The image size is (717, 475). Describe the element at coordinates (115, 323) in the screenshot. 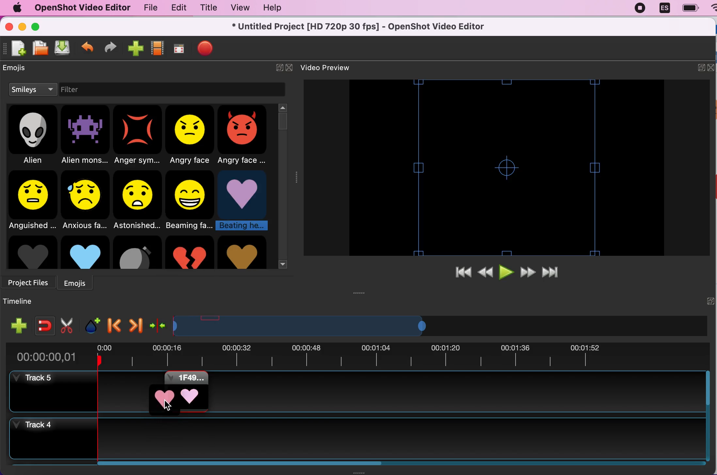

I see `previous marker` at that location.